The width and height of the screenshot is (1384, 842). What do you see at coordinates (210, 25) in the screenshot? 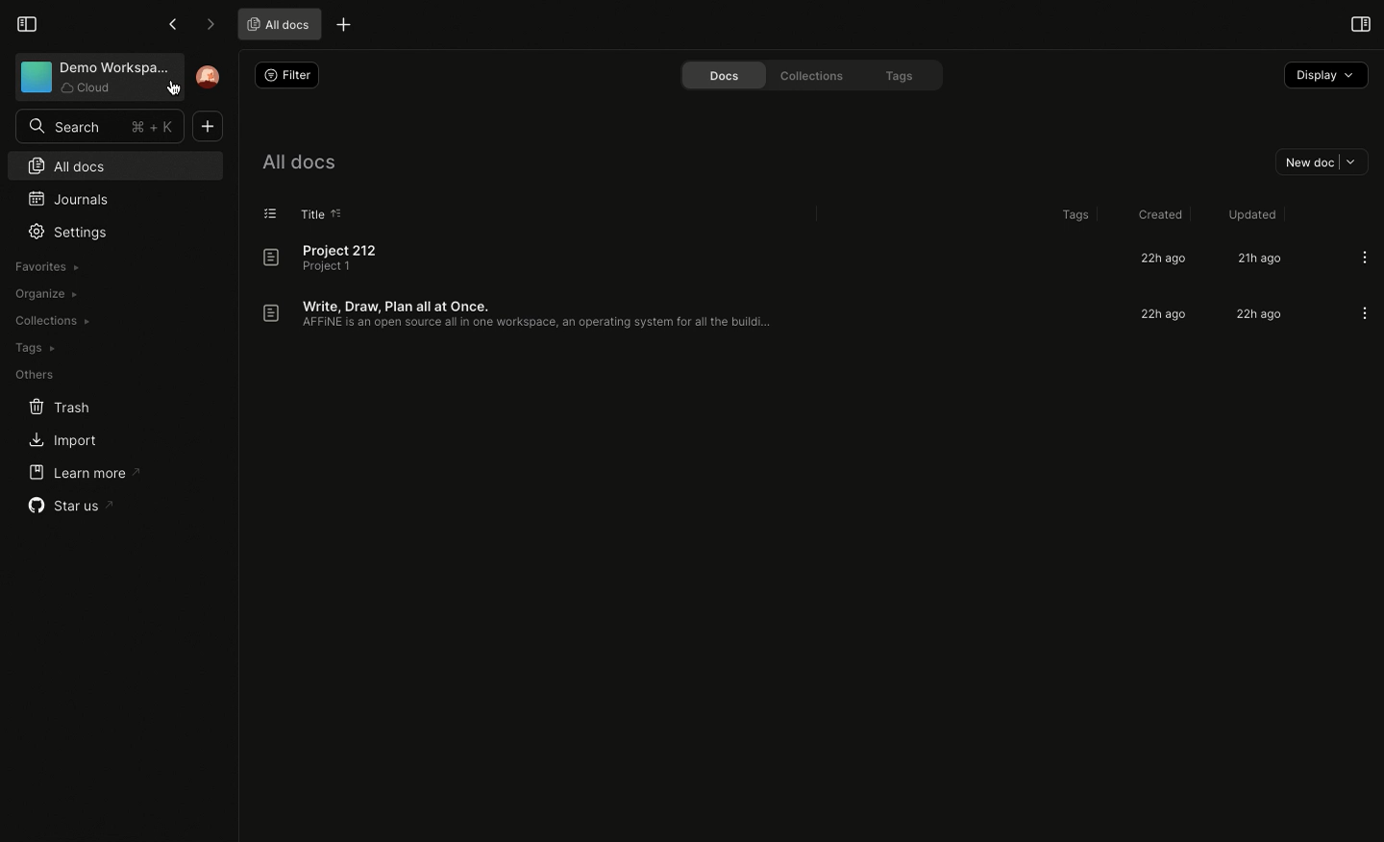
I see `Forward` at bounding box center [210, 25].